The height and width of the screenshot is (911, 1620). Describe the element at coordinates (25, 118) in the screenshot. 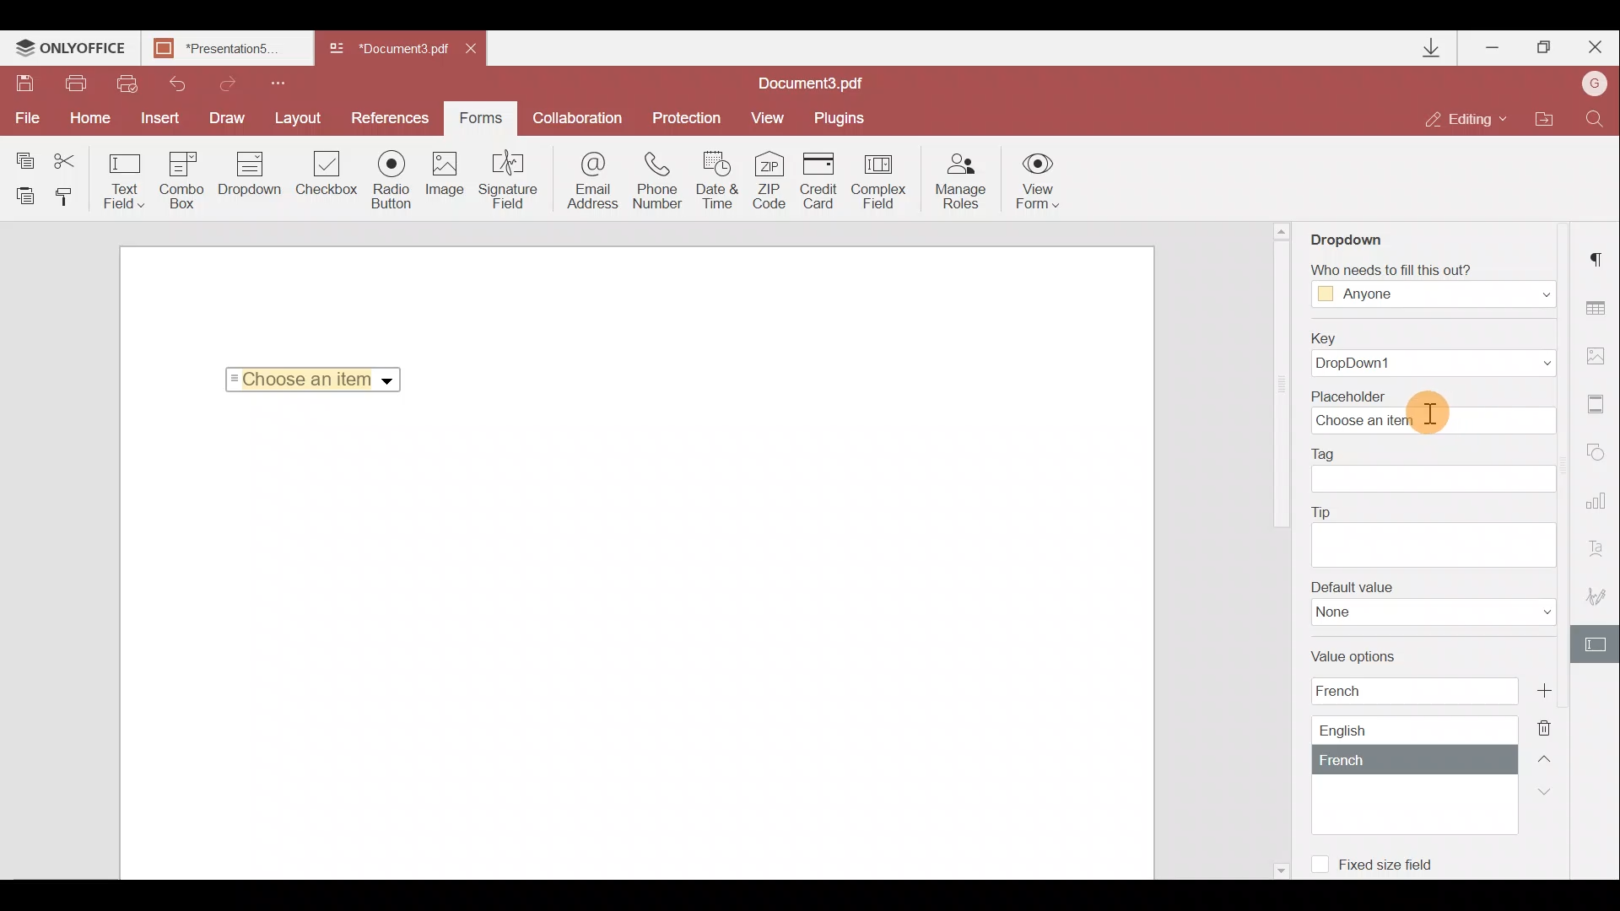

I see `File` at that location.